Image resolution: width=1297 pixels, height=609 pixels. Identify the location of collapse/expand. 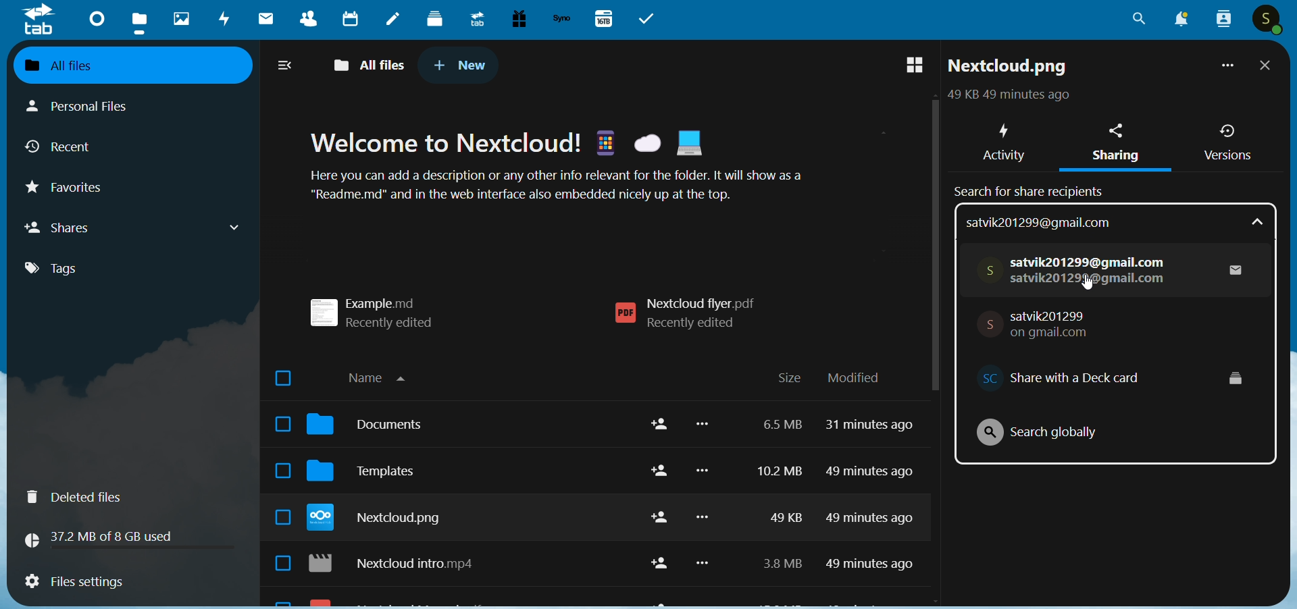
(286, 67).